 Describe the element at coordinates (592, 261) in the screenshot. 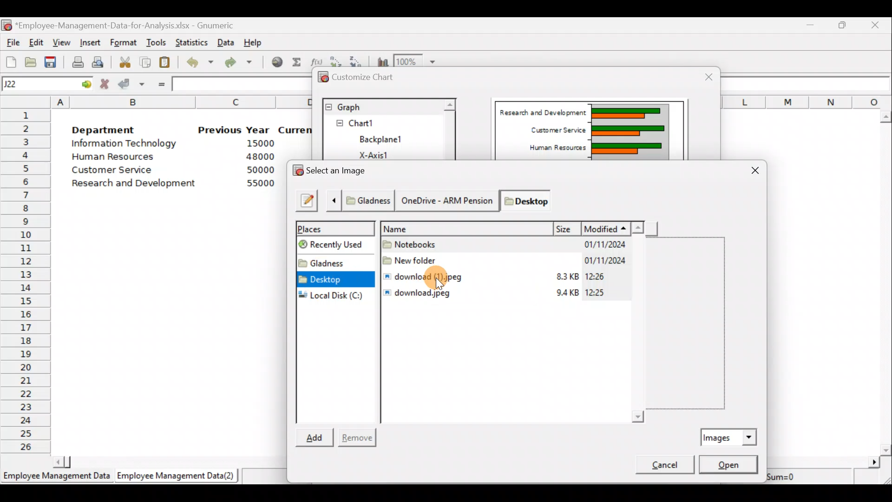

I see `01/11/2024` at that location.